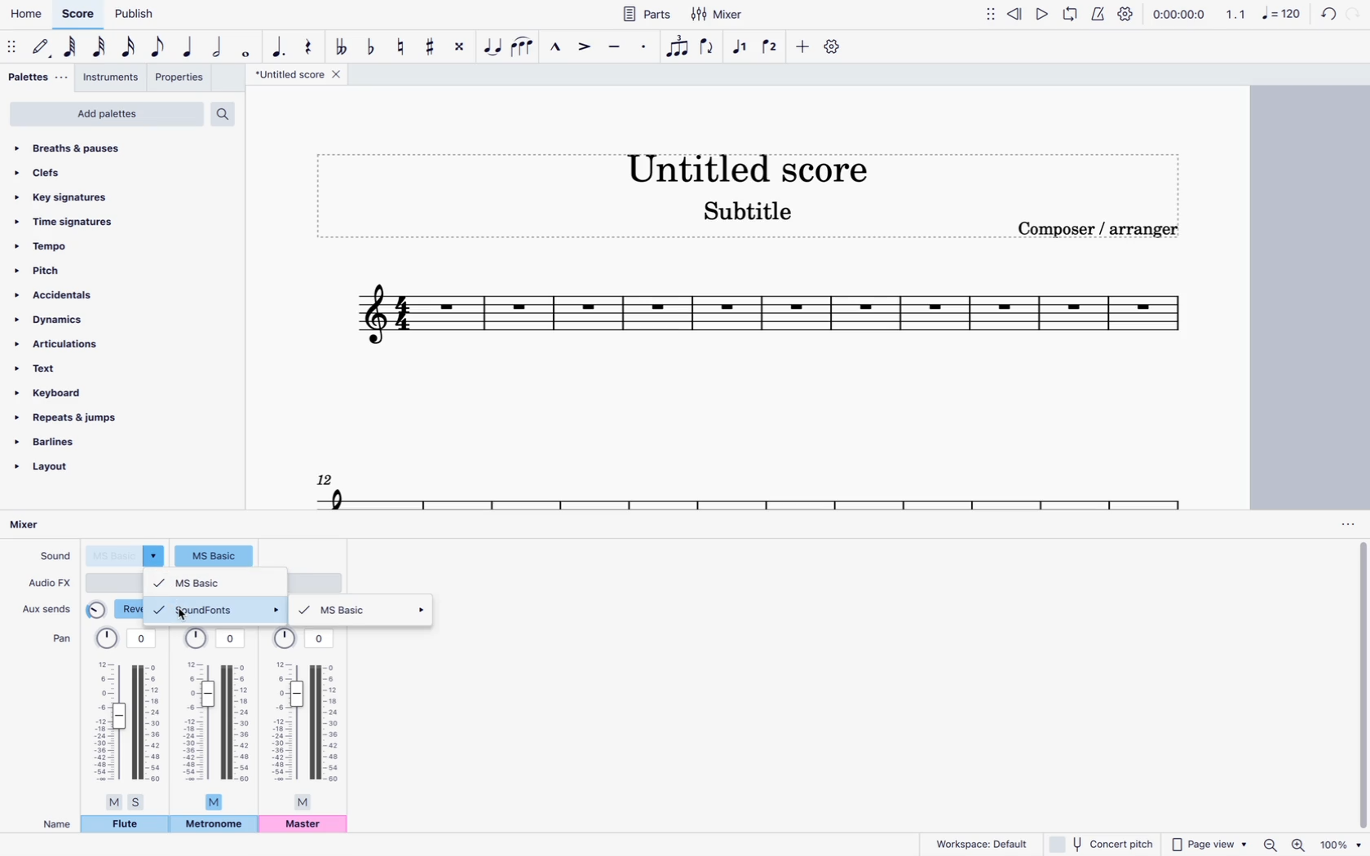 This screenshot has height=856, width=1370. I want to click on sound, so click(53, 554).